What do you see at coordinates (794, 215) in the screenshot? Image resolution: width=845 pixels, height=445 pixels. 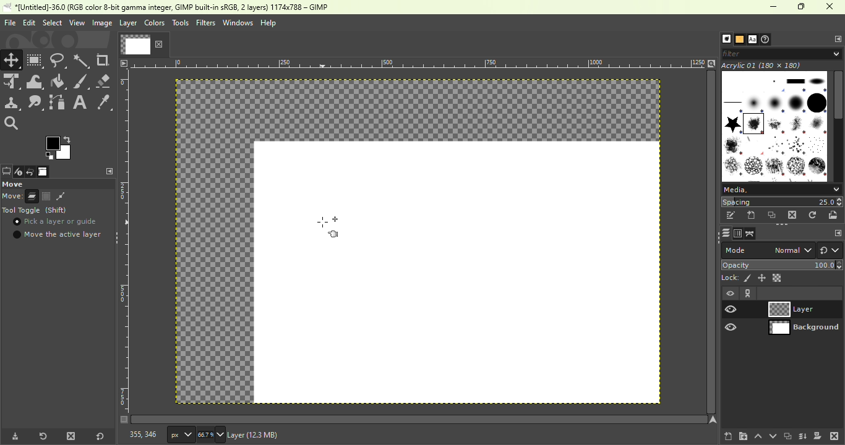 I see `Delete the brushes` at bounding box center [794, 215].